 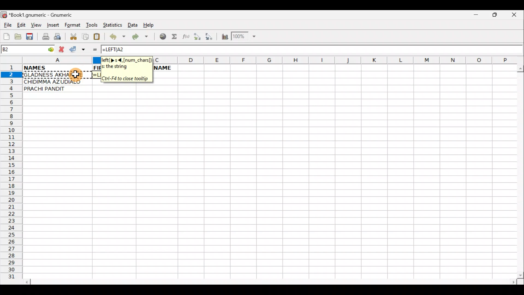 I want to click on Enter formula, so click(x=92, y=49).